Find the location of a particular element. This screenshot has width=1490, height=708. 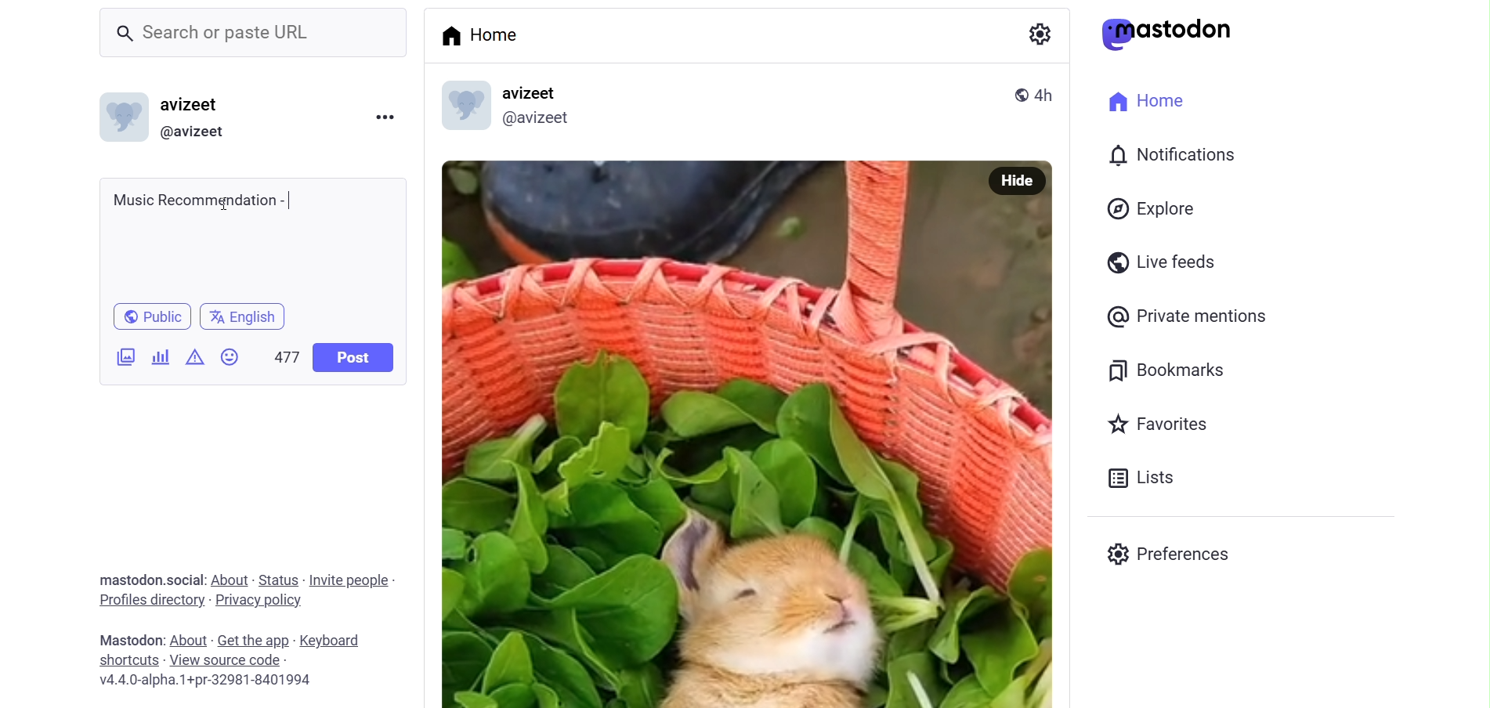

Favorites is located at coordinates (1162, 424).